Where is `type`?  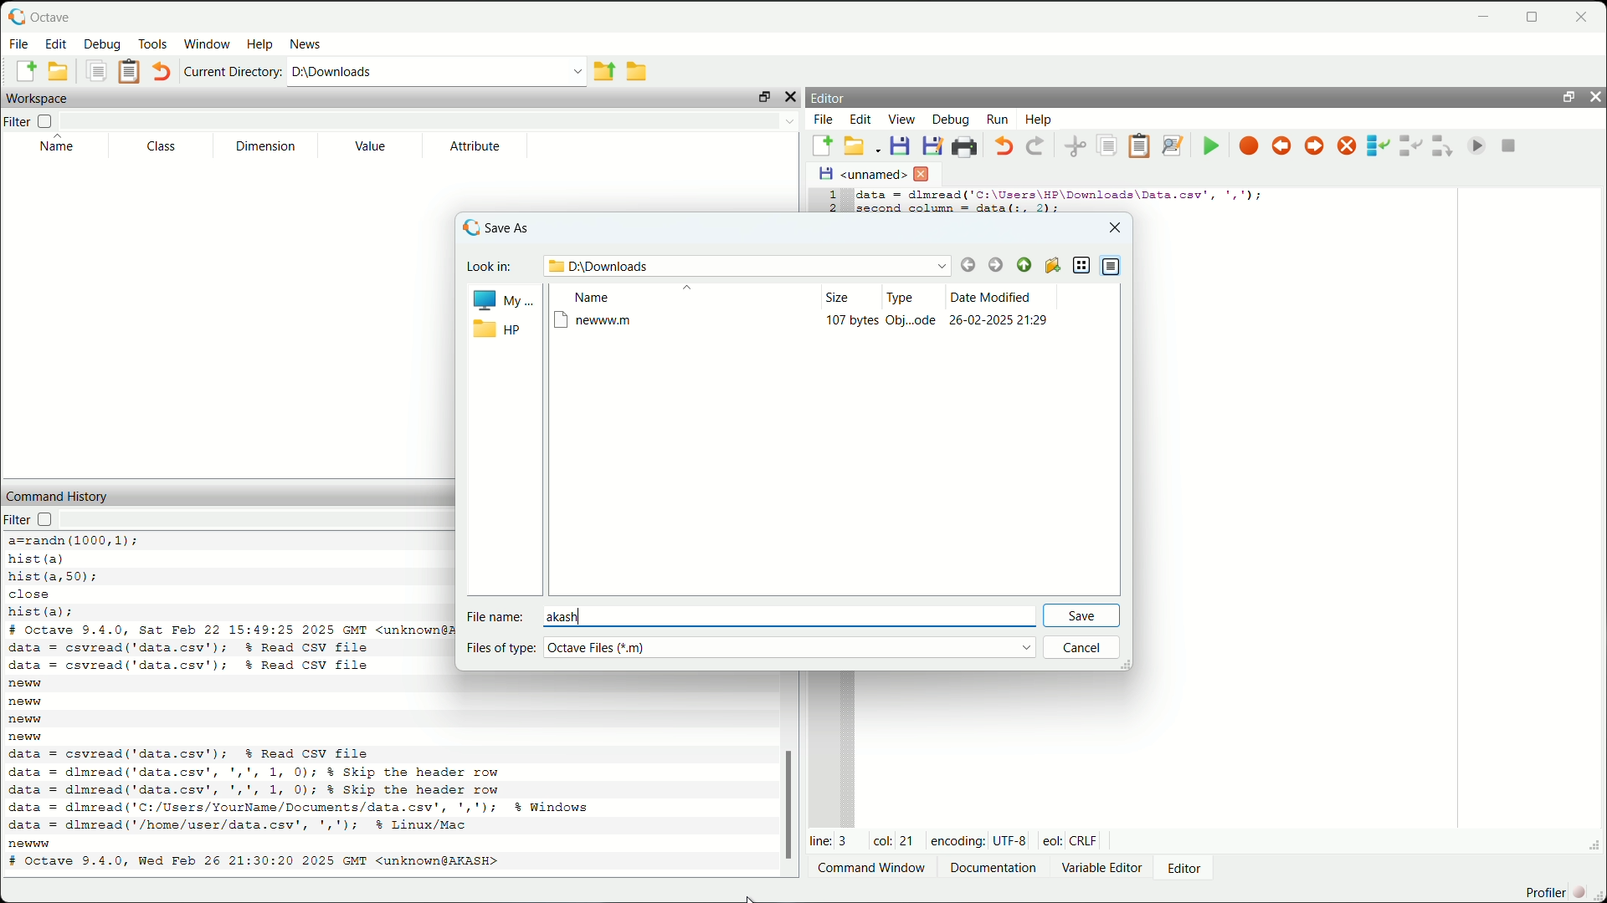
type is located at coordinates (901, 297).